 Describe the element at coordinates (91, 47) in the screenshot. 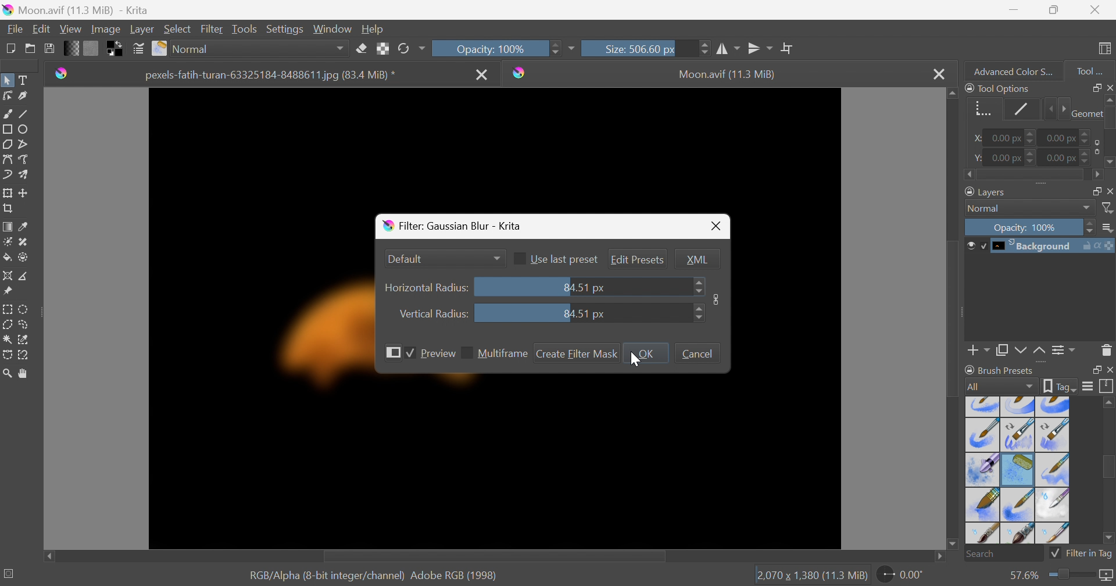

I see `Fill patterns` at that location.